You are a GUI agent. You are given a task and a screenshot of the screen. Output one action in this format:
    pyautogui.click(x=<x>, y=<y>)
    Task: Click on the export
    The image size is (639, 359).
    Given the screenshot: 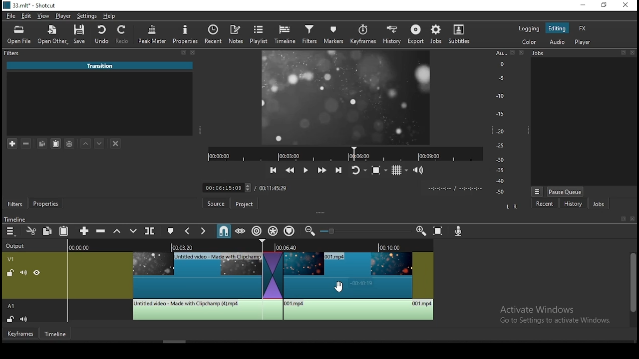 What is the action you would take?
    pyautogui.click(x=417, y=34)
    